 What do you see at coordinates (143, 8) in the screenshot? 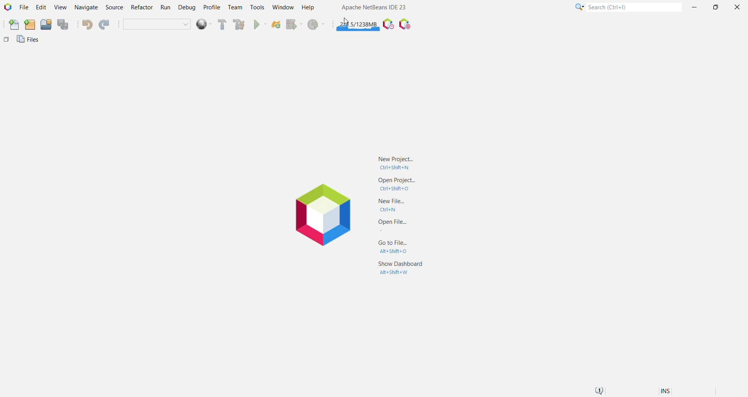
I see `Refactor` at bounding box center [143, 8].